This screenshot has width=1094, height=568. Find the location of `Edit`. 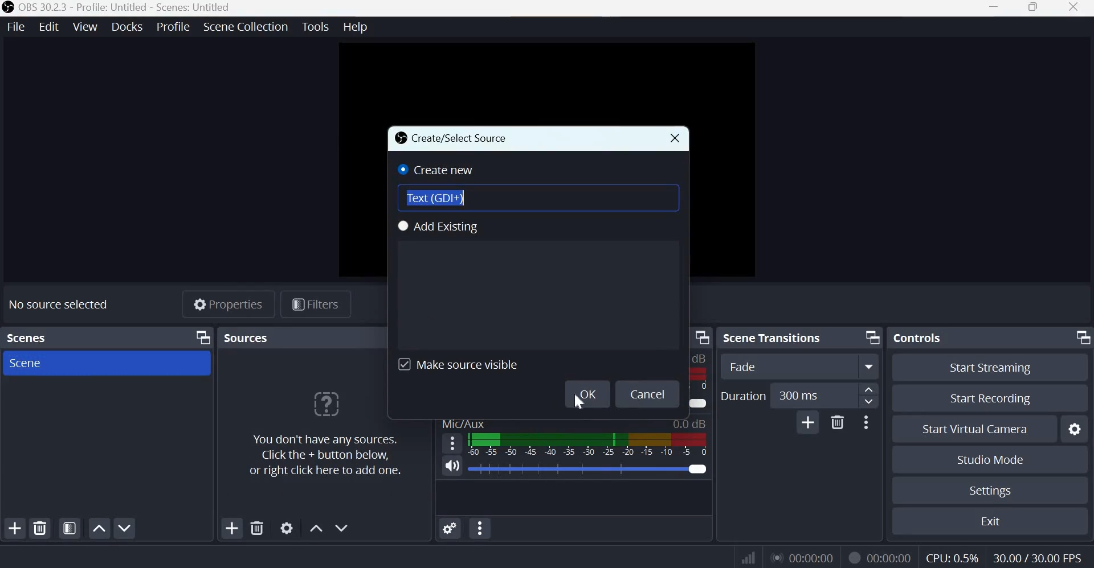

Edit is located at coordinates (50, 27).